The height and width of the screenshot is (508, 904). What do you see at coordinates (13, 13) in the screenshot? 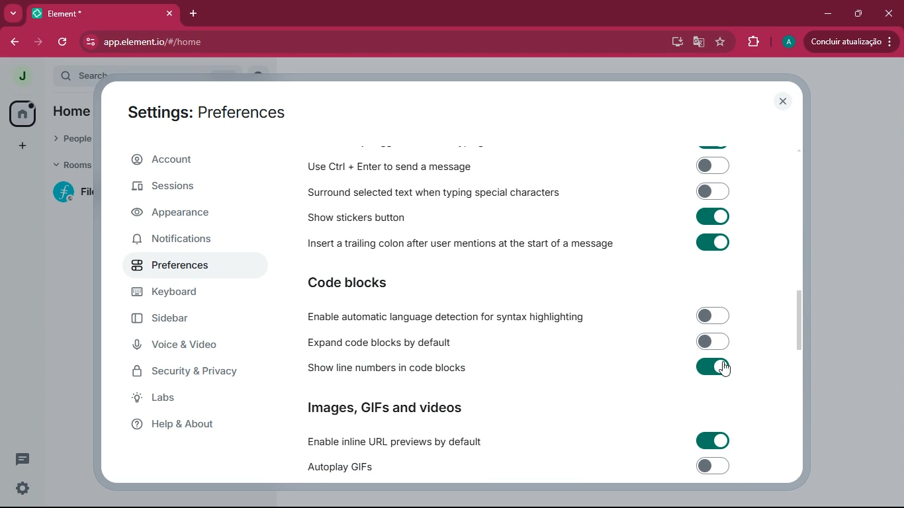
I see `more` at bounding box center [13, 13].